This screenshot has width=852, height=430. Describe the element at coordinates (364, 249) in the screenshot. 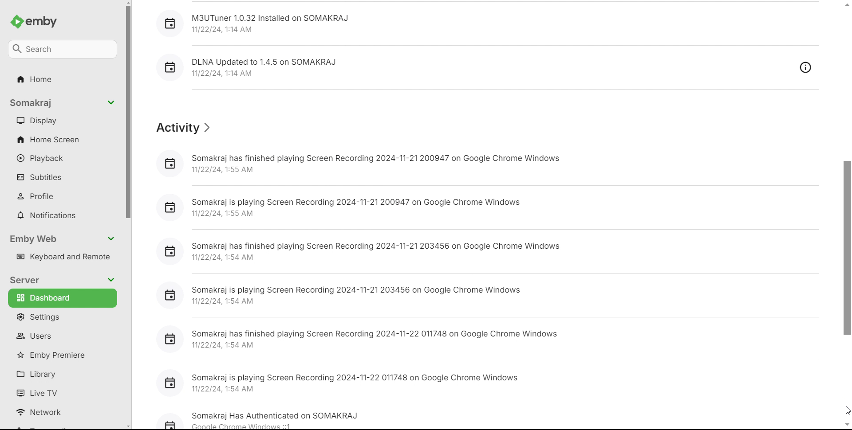

I see `[] Somakraj has finished playing Screen Recording 2024-11-21 203456 on Google Chrome Windows
11/22/24, 1:54 AM` at that location.